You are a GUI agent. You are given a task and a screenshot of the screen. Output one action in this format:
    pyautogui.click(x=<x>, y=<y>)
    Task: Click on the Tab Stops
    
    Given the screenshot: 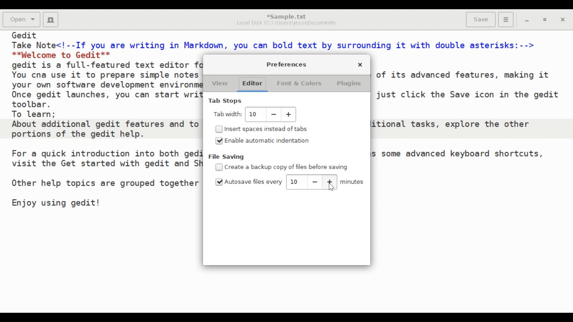 What is the action you would take?
    pyautogui.click(x=225, y=101)
    